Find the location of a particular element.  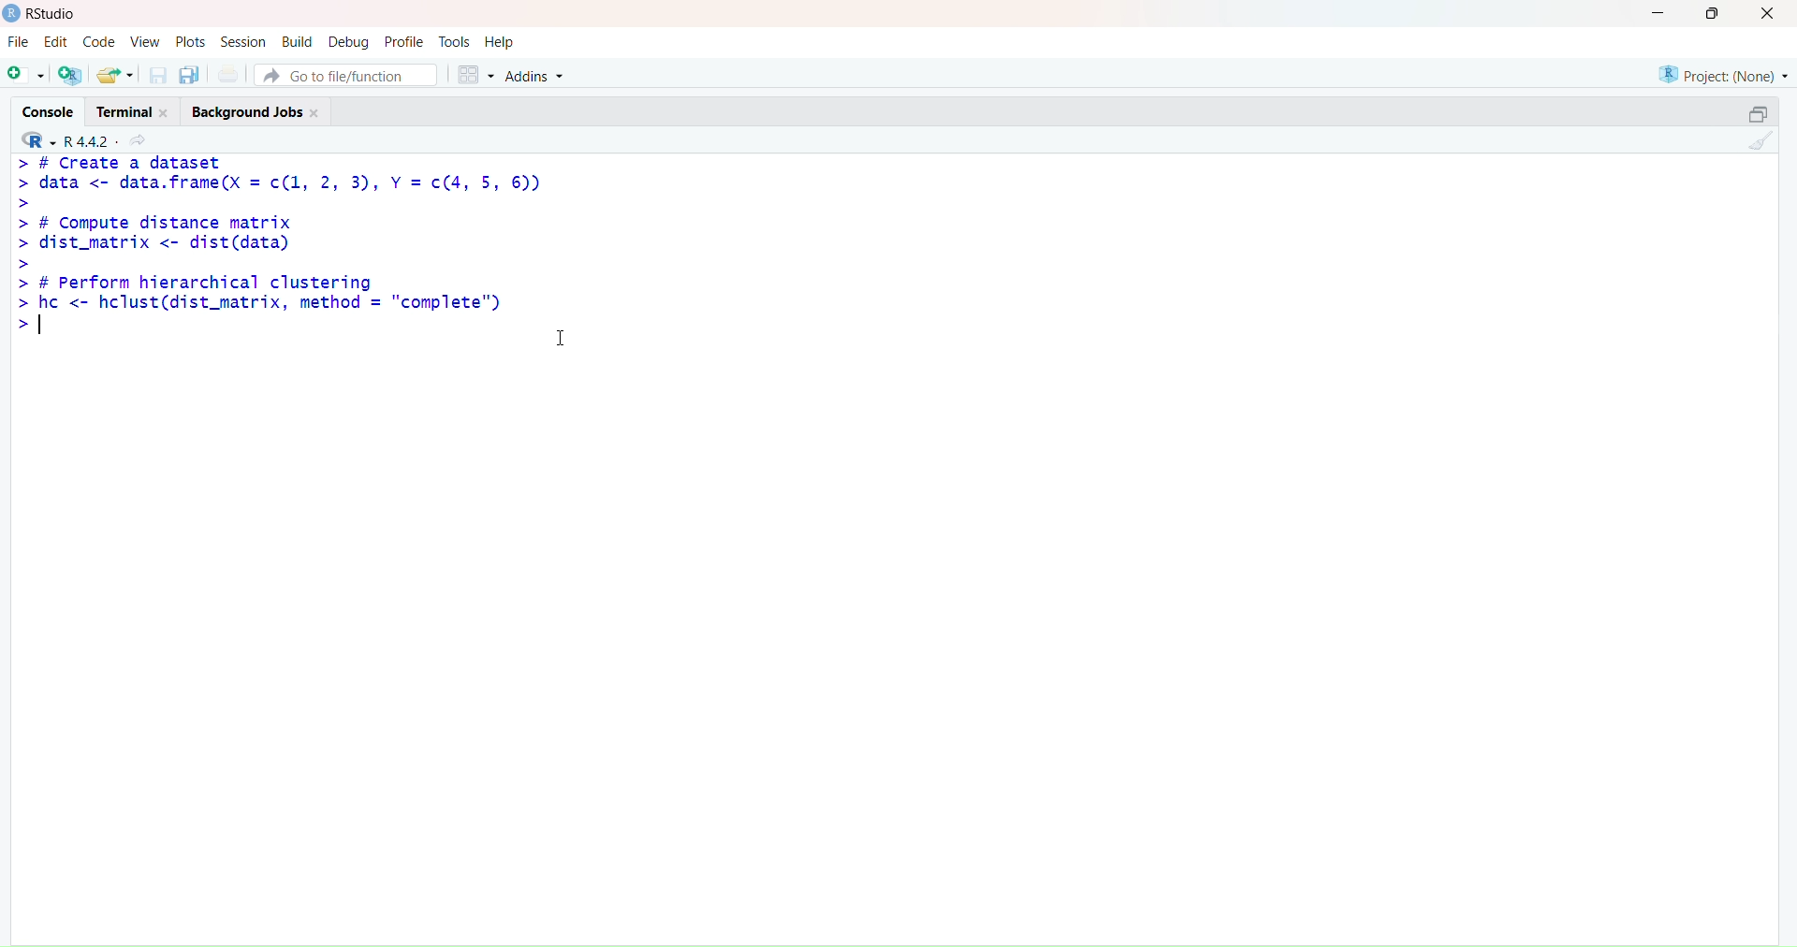

R is located at coordinates (34, 141).